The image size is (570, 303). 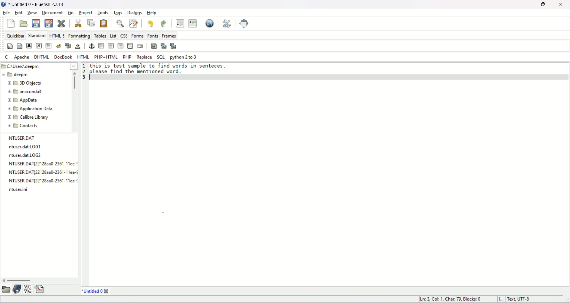 I want to click on text, UTF-8, so click(x=518, y=299).